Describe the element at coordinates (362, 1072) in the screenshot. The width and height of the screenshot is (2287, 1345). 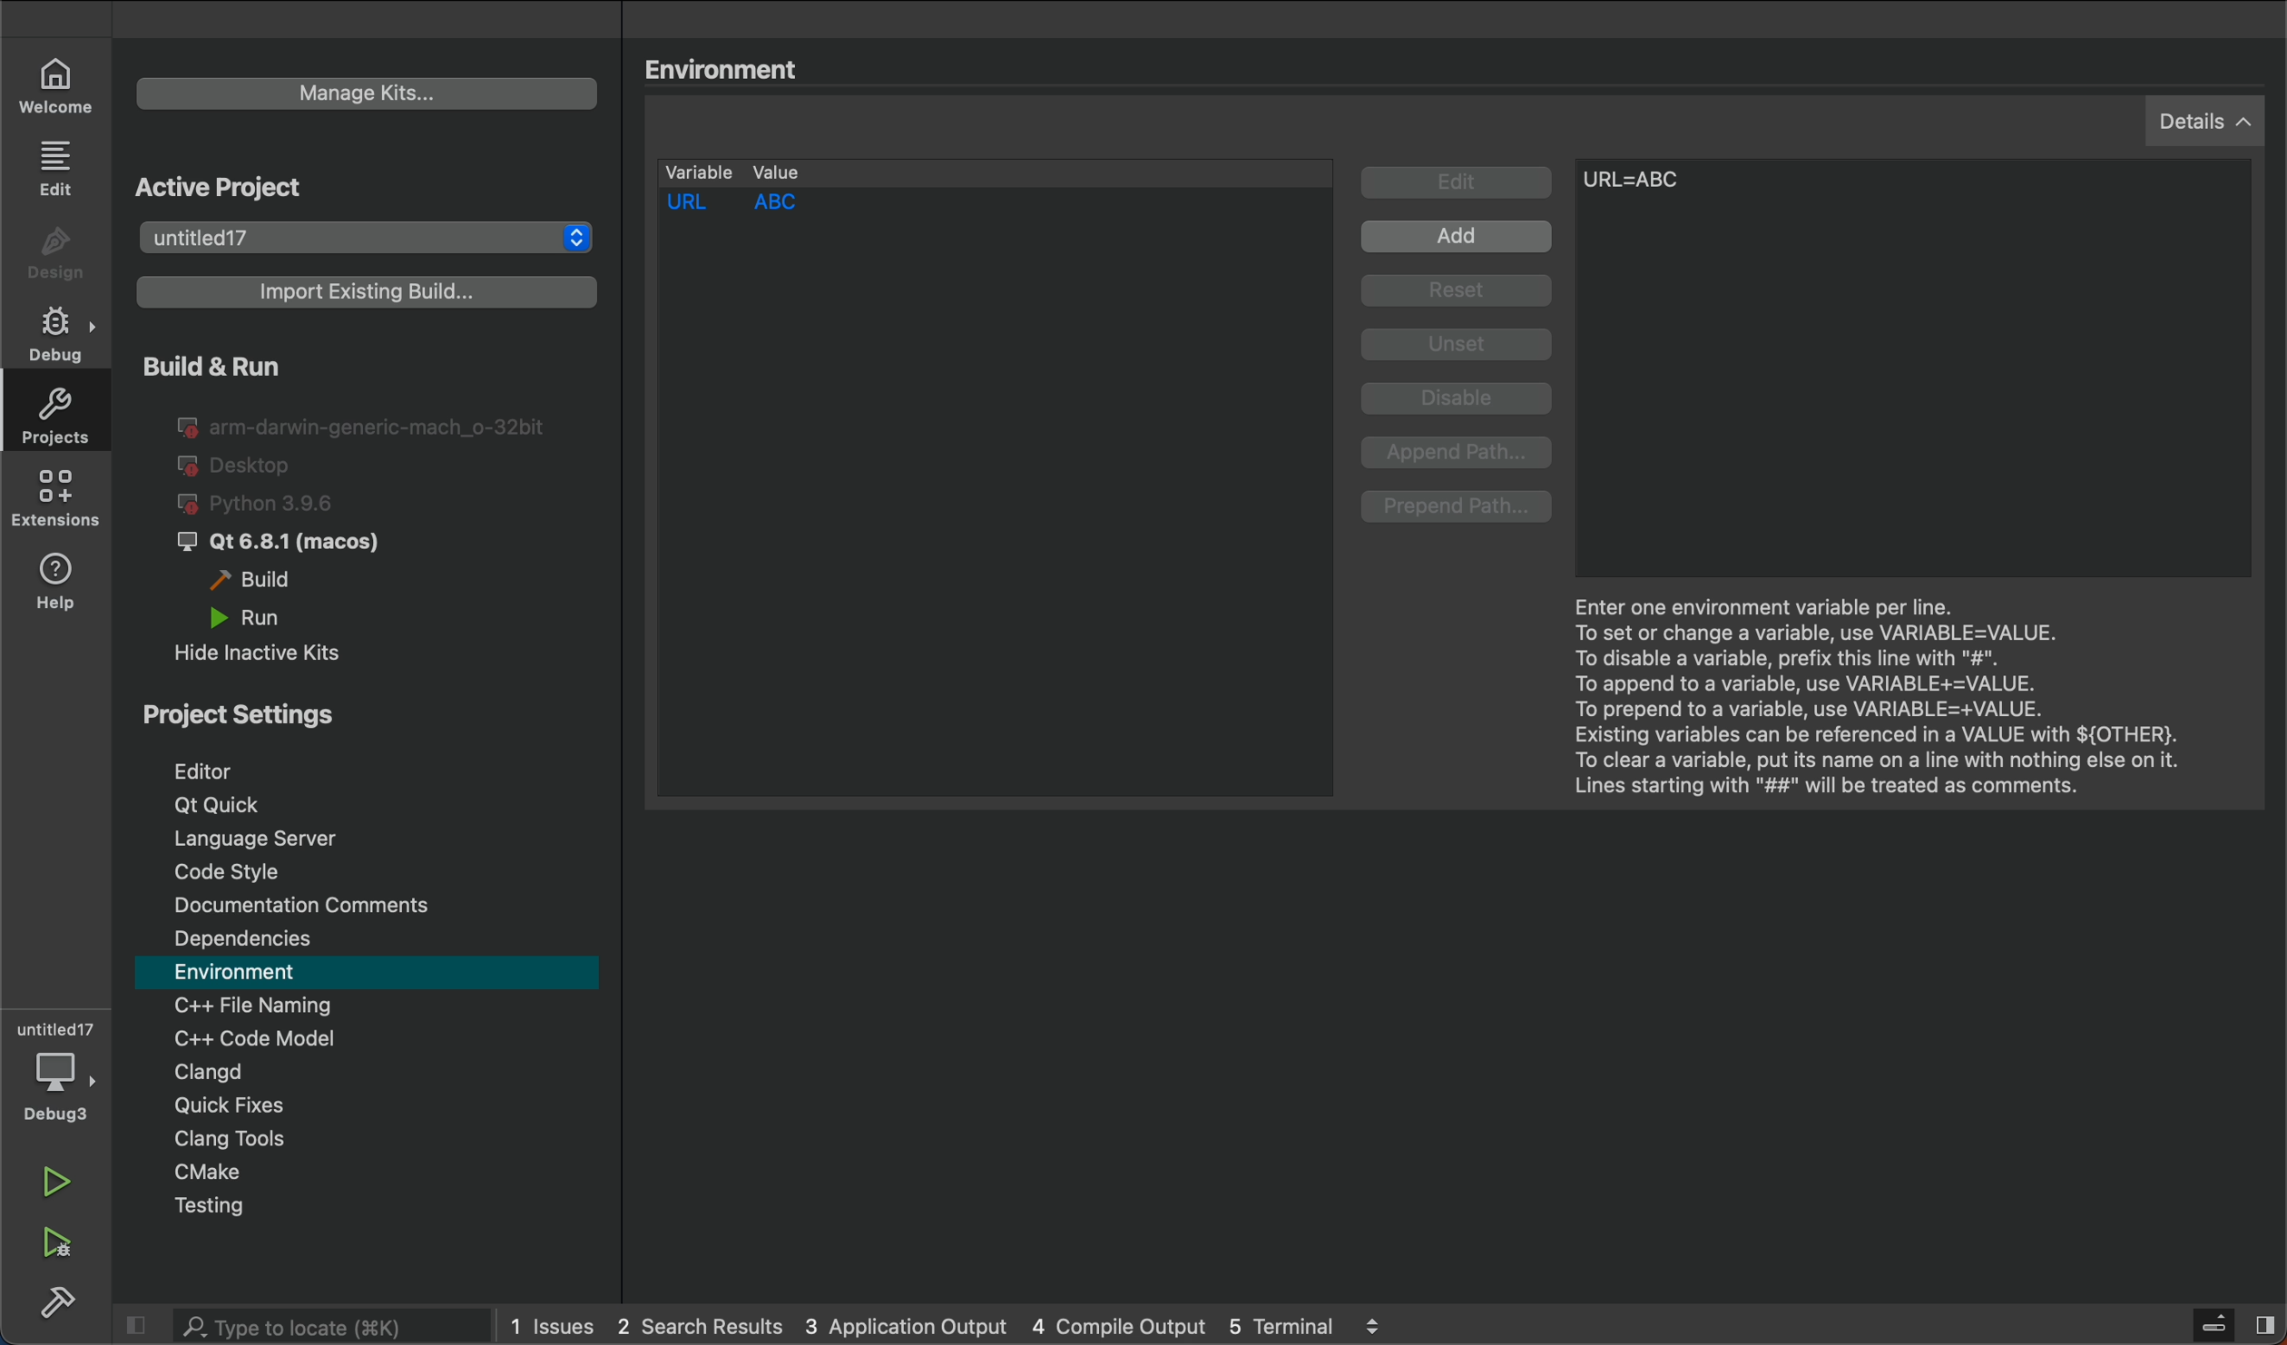
I see `Clangd` at that location.